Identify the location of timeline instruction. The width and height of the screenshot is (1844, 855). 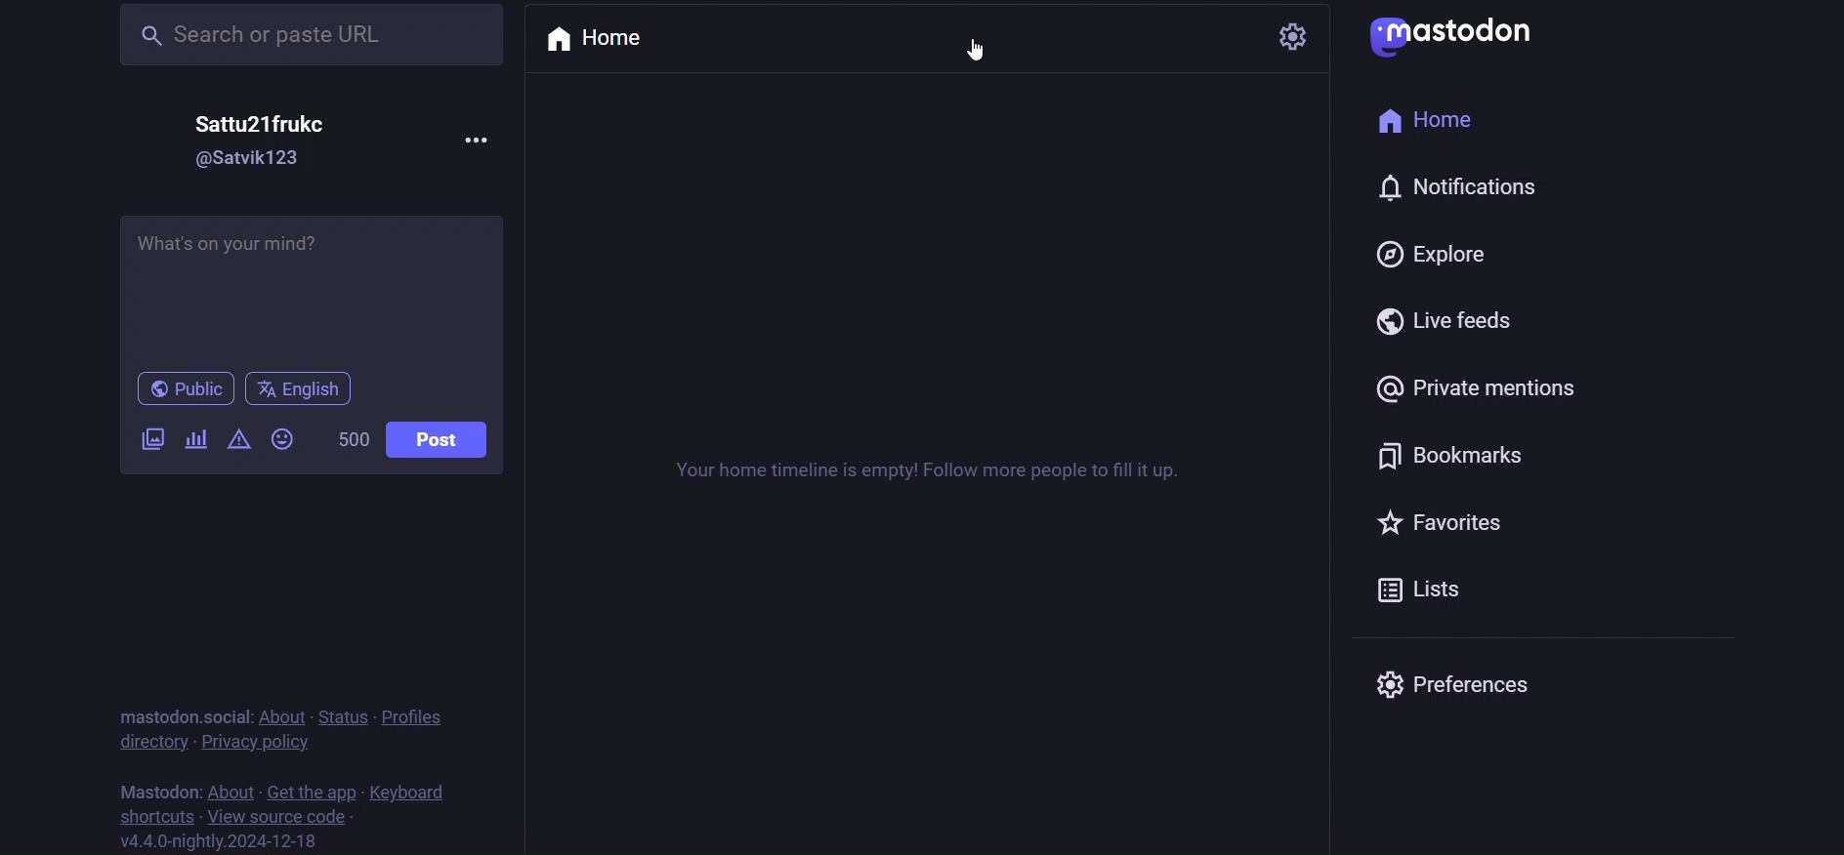
(923, 468).